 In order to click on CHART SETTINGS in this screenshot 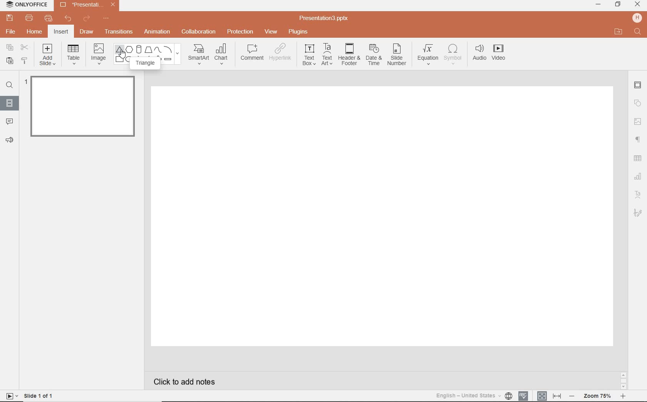, I will do `click(638, 176)`.